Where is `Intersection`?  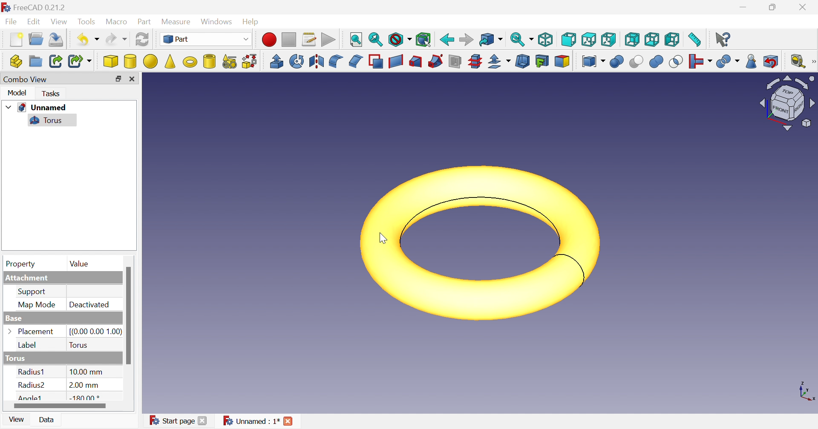 Intersection is located at coordinates (676, 62).